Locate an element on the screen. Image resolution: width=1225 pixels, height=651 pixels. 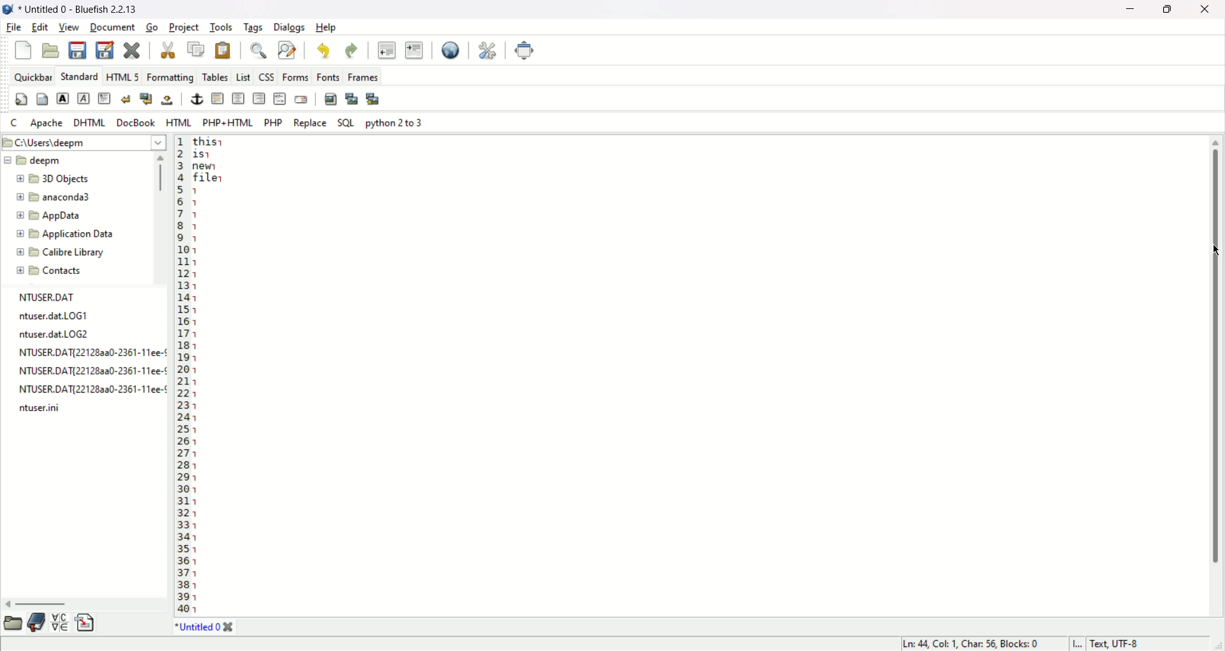
preferences is located at coordinates (486, 51).